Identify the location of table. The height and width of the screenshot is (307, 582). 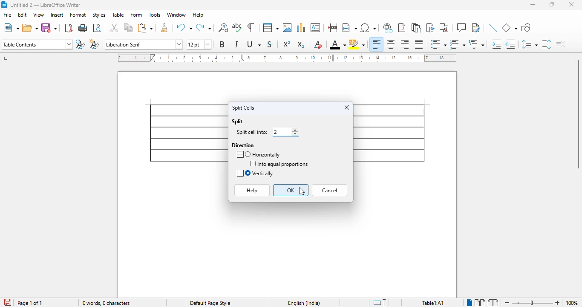
(271, 28).